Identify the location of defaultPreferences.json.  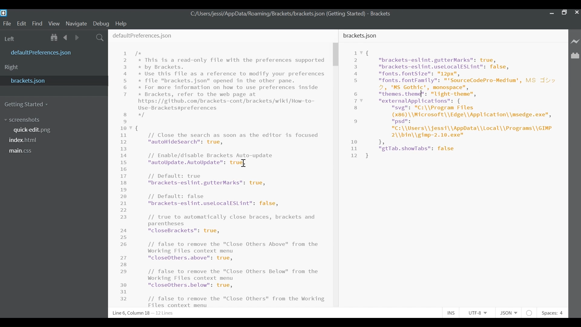
(49, 52).